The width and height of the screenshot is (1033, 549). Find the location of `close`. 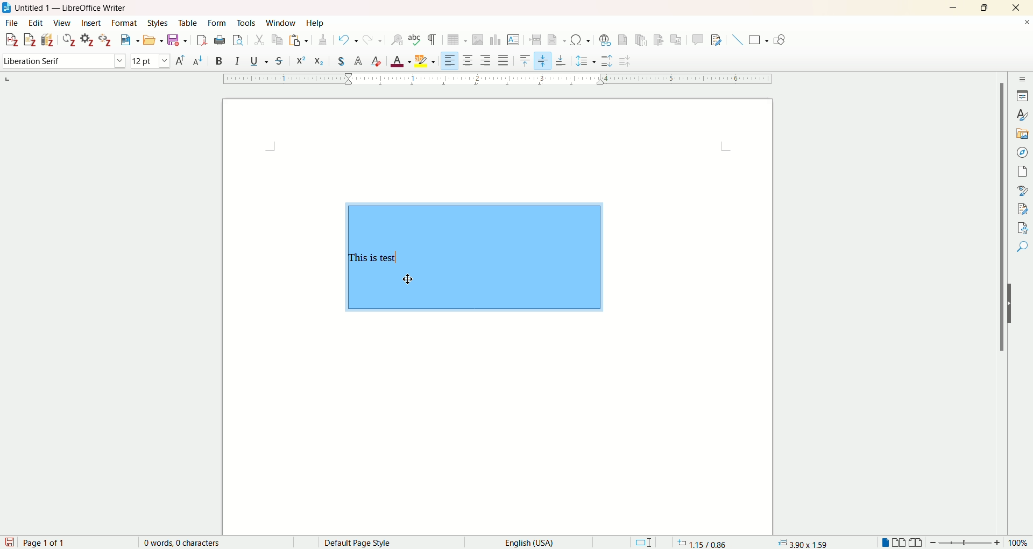

close is located at coordinates (1016, 7).